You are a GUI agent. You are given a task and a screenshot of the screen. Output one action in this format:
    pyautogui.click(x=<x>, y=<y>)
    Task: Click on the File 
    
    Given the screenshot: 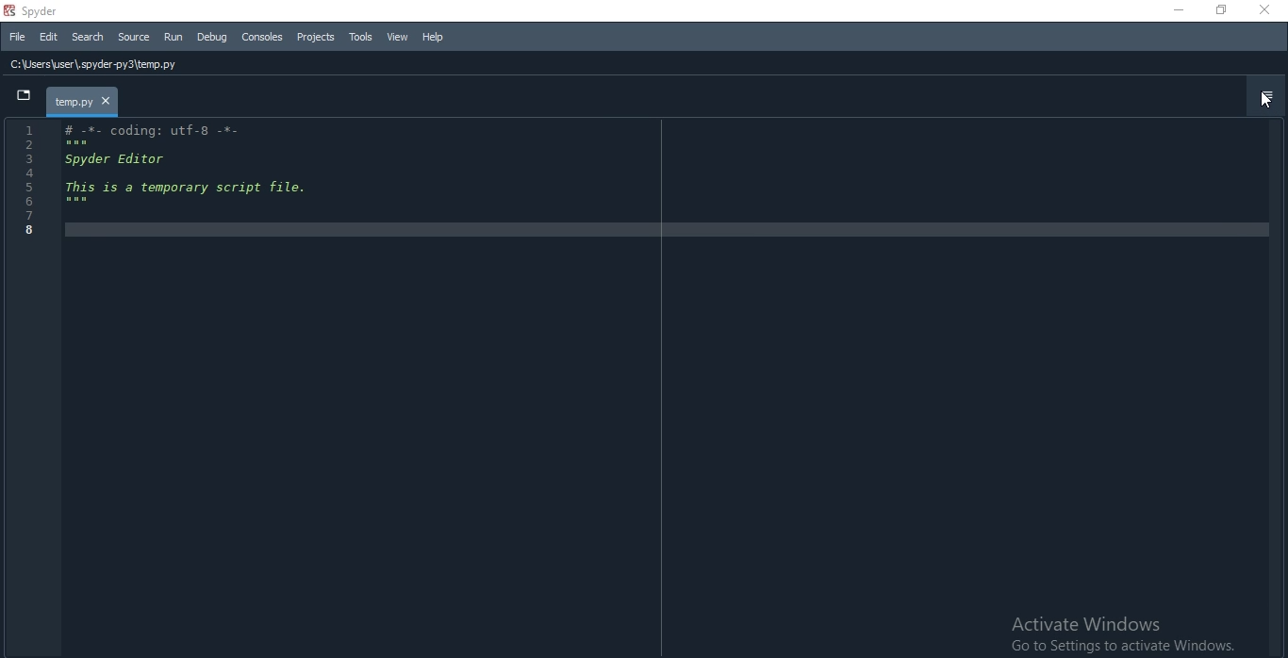 What is the action you would take?
    pyautogui.click(x=17, y=39)
    